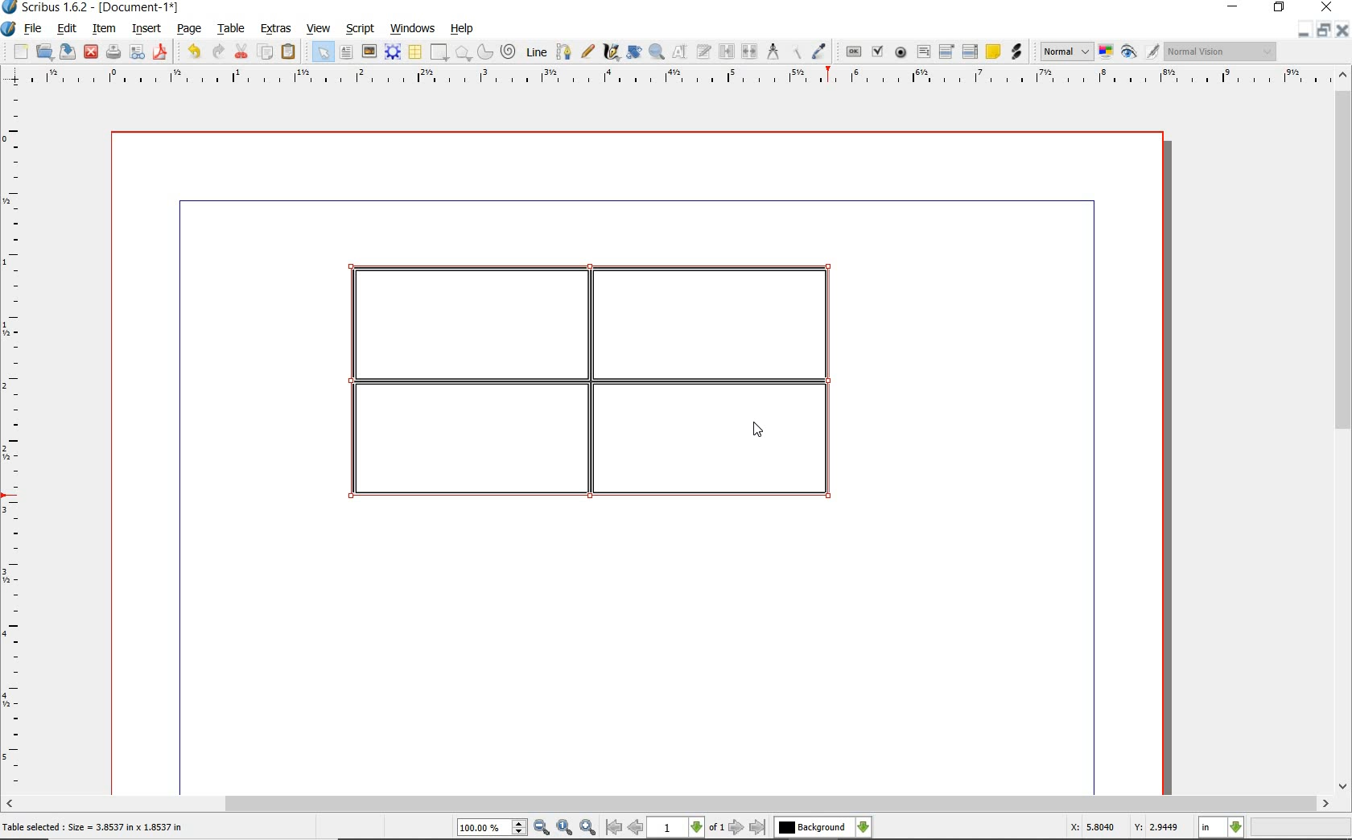  I want to click on text annotation, so click(994, 52).